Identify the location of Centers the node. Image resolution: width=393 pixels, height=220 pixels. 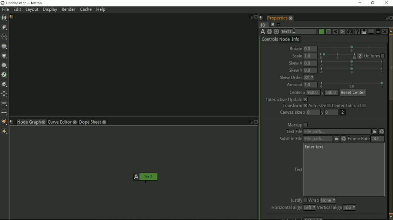
(276, 32).